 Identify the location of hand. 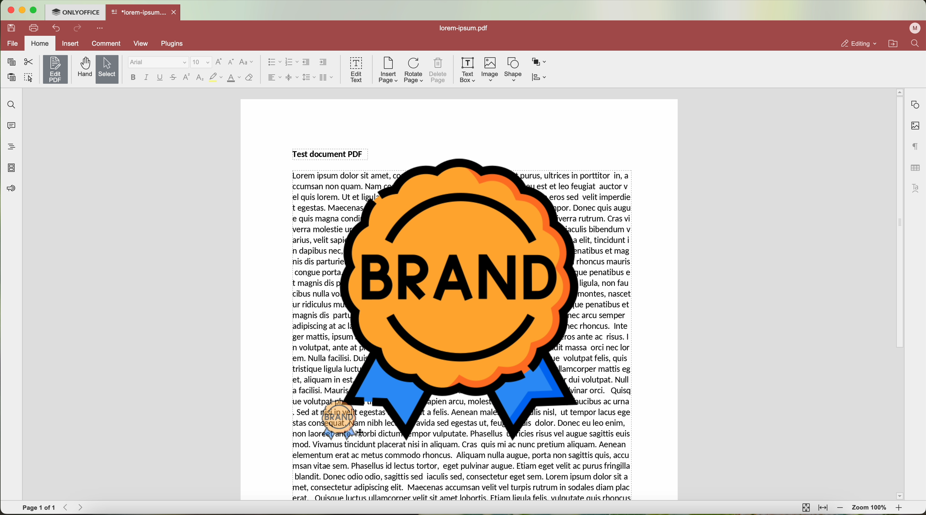
(84, 67).